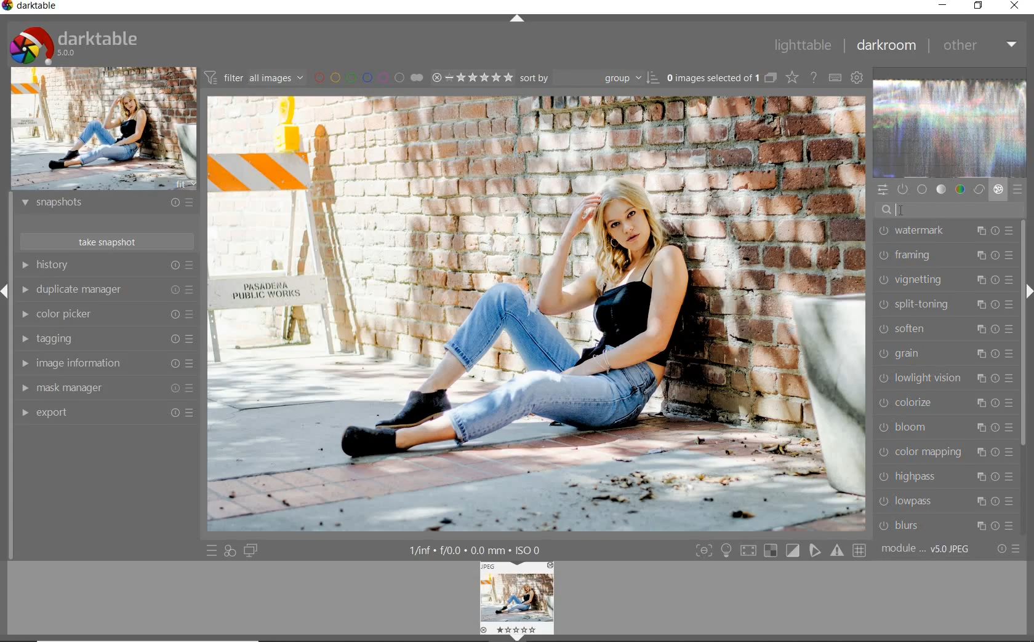  What do you see at coordinates (779, 551) in the screenshot?
I see `toggle modes` at bounding box center [779, 551].